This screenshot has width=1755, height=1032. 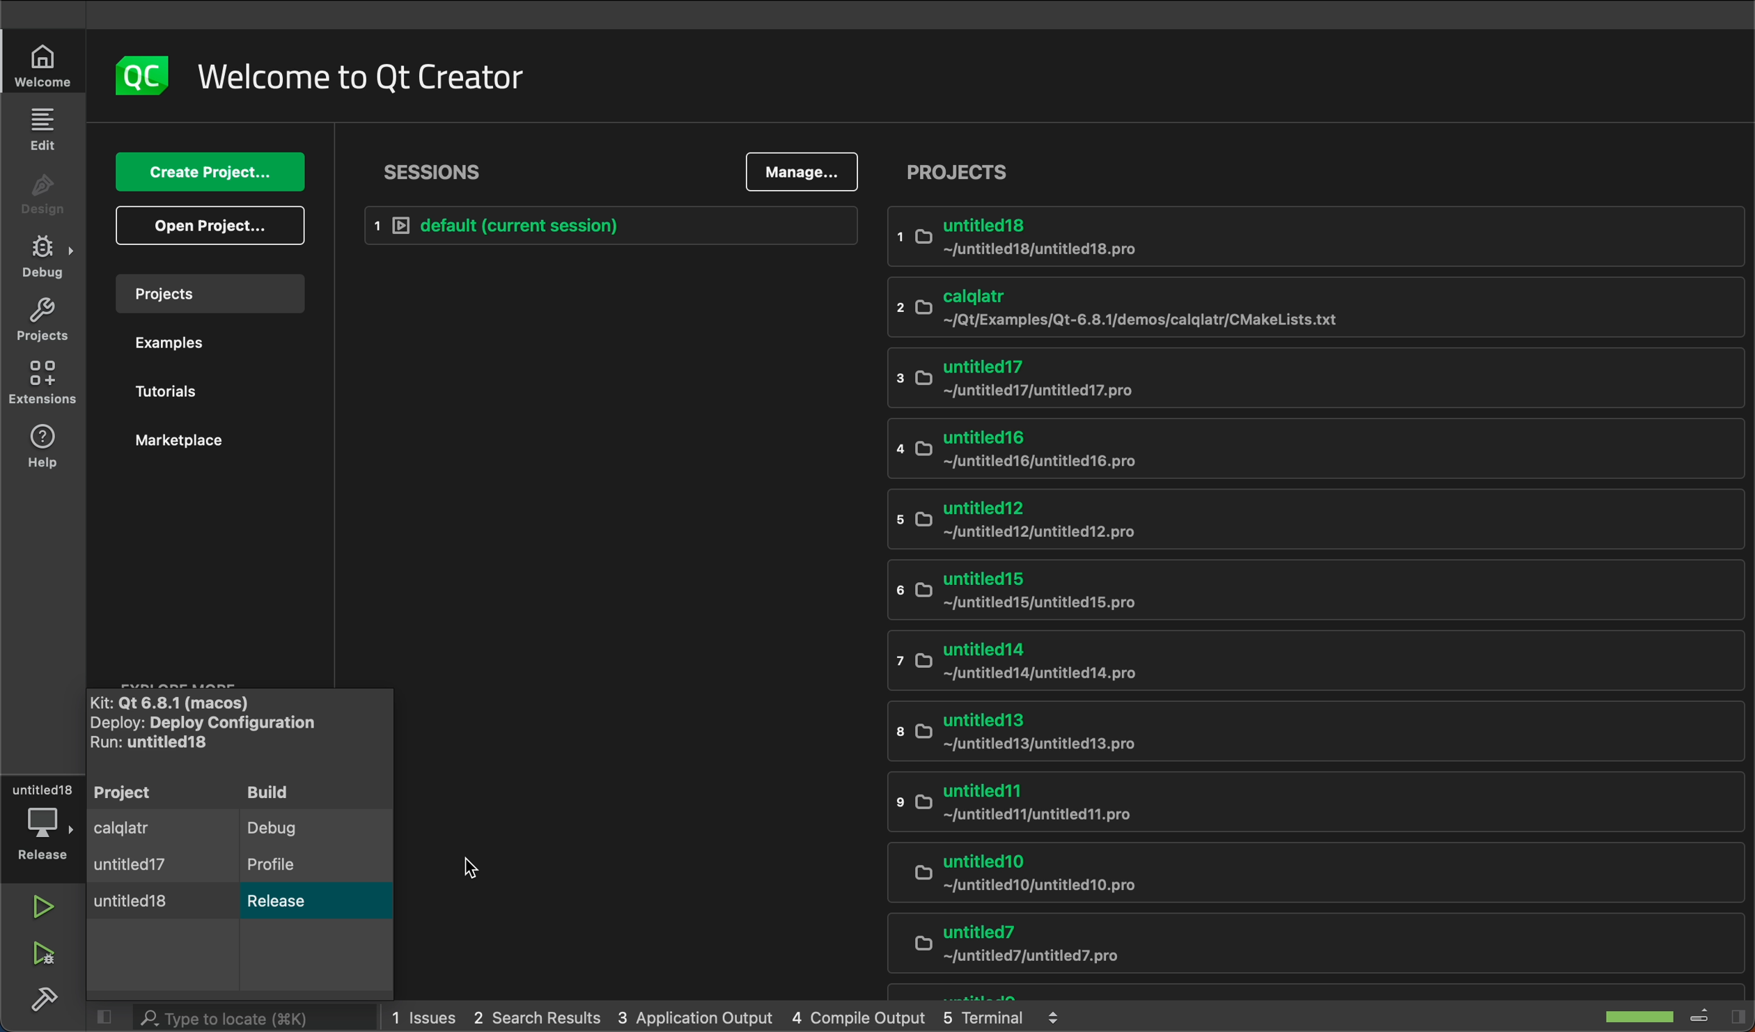 What do you see at coordinates (49, 954) in the screenshot?
I see `run and debug` at bounding box center [49, 954].